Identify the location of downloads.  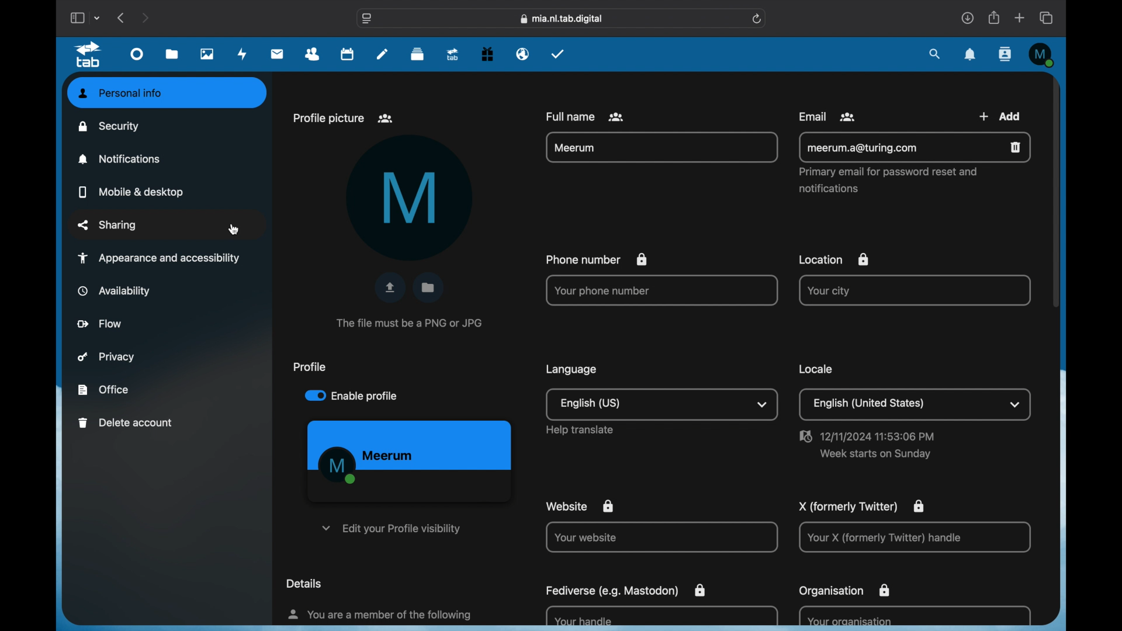
(967, 18).